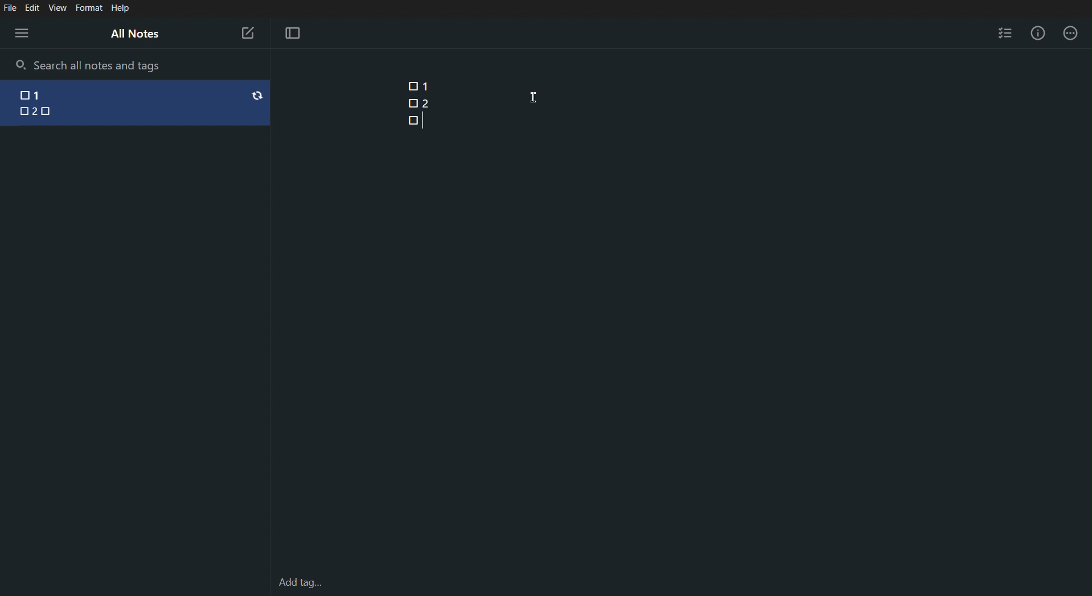 The image size is (1092, 596). What do you see at coordinates (88, 9) in the screenshot?
I see `Format` at bounding box center [88, 9].